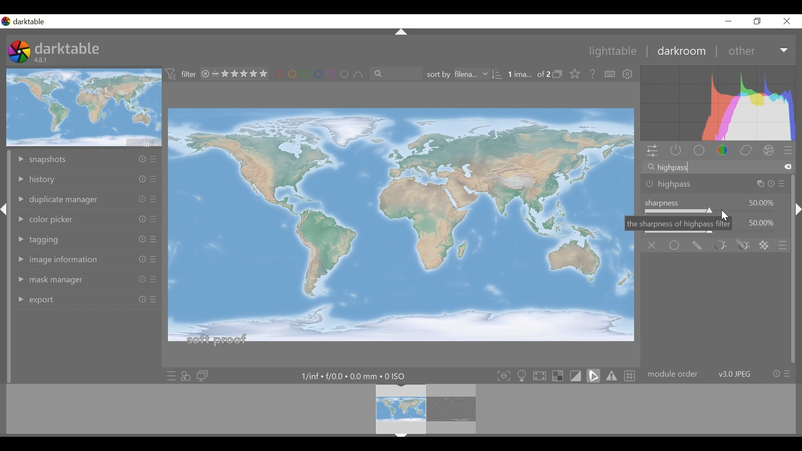  What do you see at coordinates (679, 224) in the screenshot?
I see `the sharpness of highpass filter` at bounding box center [679, 224].